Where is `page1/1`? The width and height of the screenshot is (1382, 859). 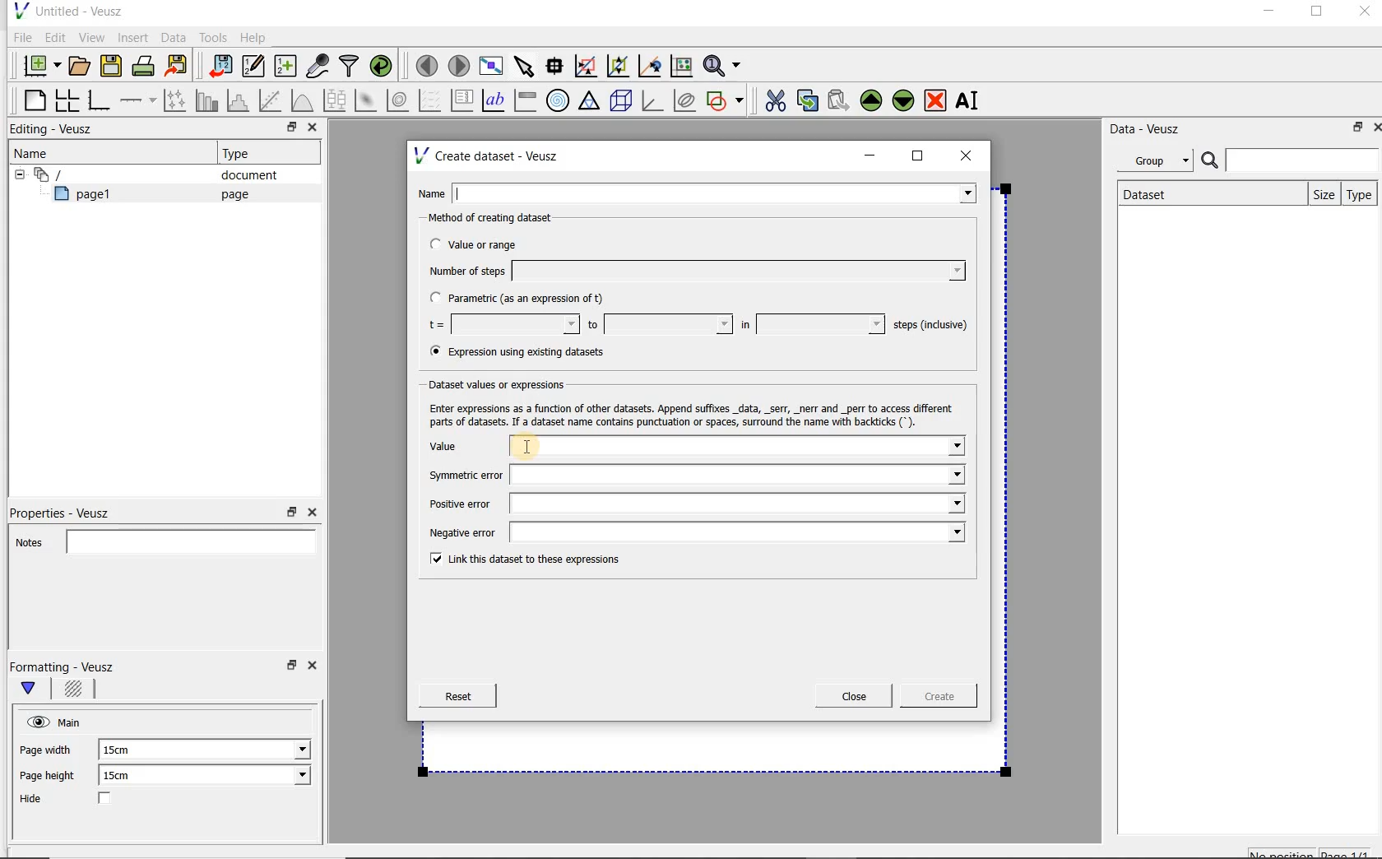 page1/1 is located at coordinates (1352, 852).